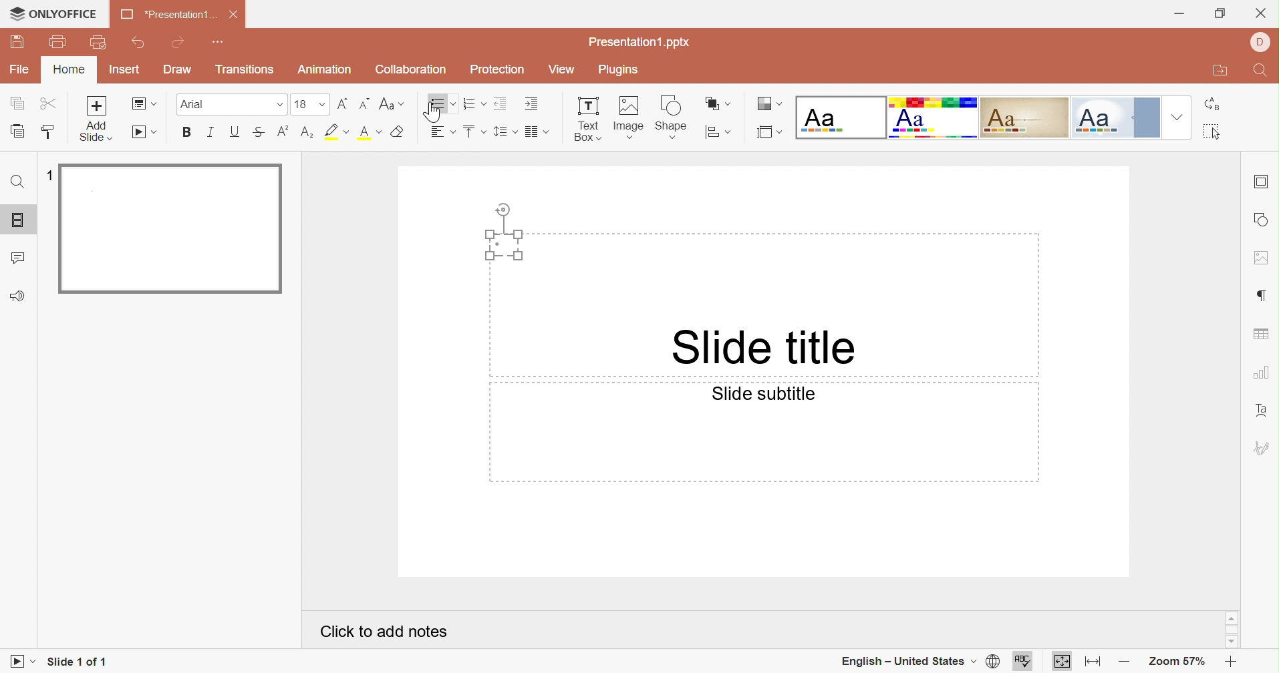 This screenshot has height=673, width=1279. What do you see at coordinates (1097, 662) in the screenshot?
I see `Fit to width` at bounding box center [1097, 662].